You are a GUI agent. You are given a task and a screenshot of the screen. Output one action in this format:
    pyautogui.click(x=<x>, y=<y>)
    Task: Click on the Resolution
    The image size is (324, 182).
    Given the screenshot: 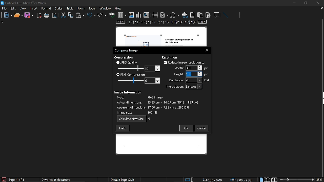 What is the action you would take?
    pyautogui.click(x=171, y=57)
    